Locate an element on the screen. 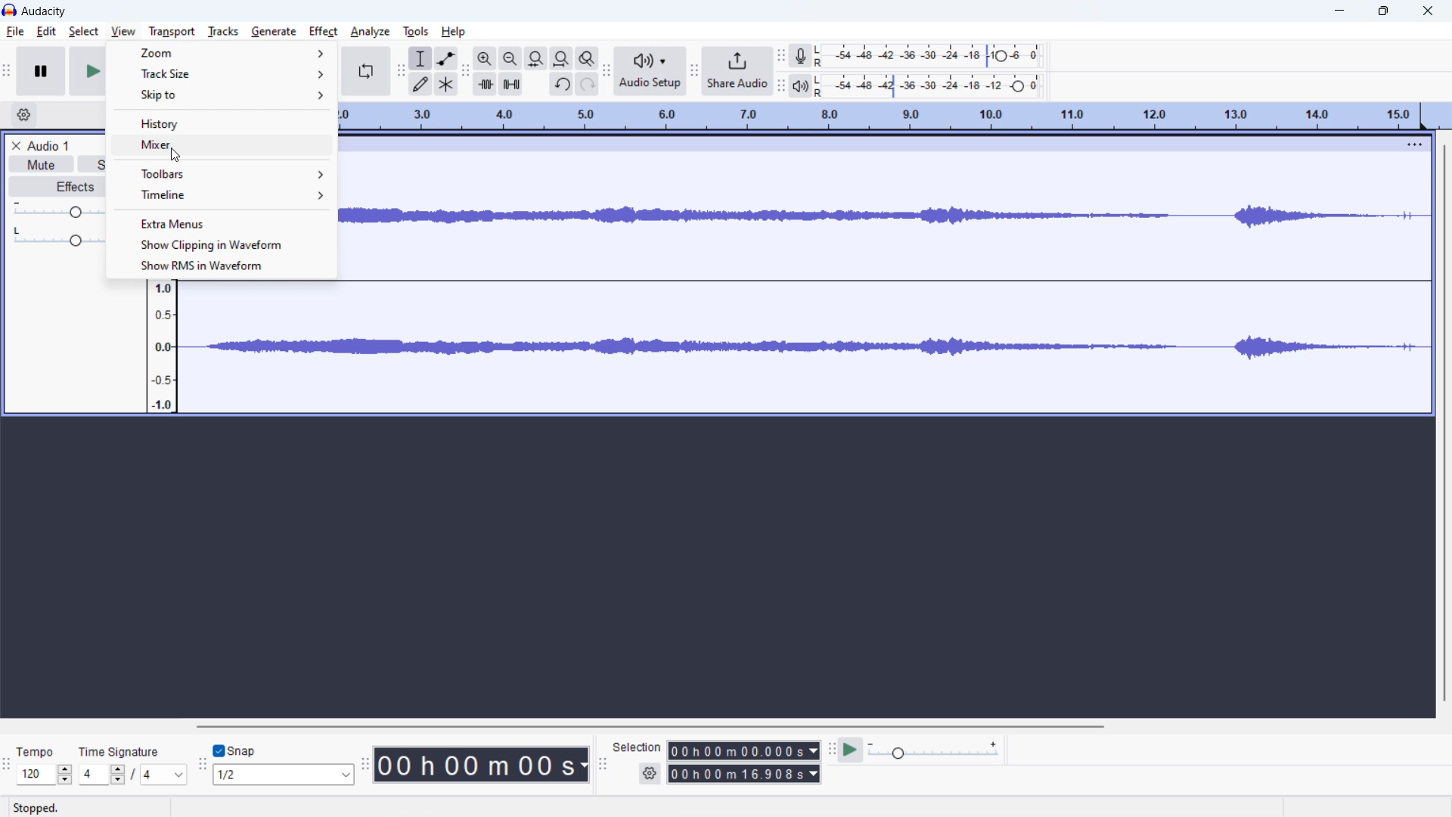  title is located at coordinates (45, 11).